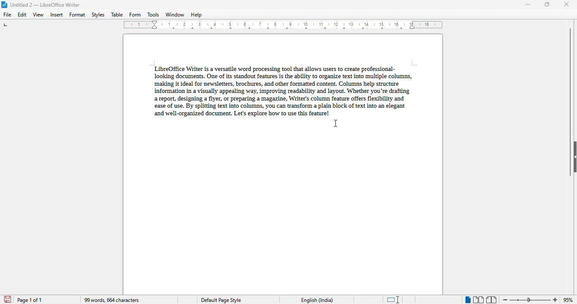 The width and height of the screenshot is (577, 304). I want to click on single-page view, so click(467, 300).